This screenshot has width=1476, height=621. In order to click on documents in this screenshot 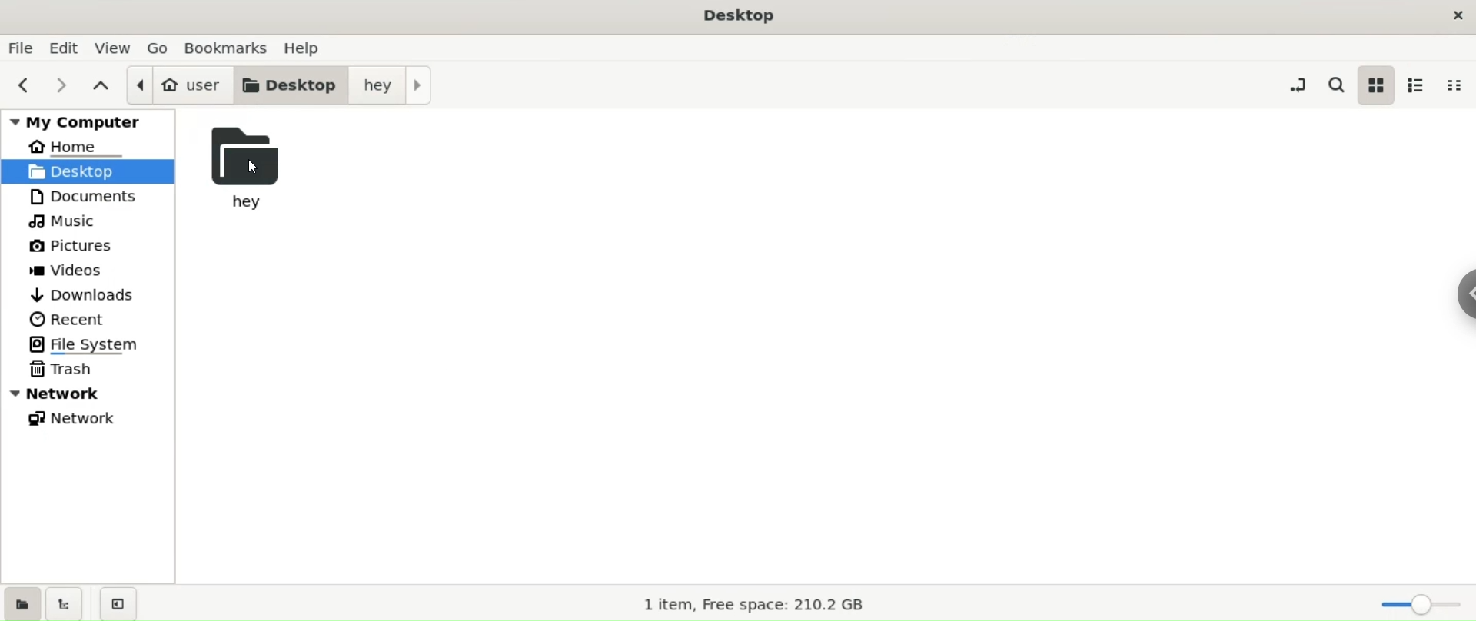, I will do `click(94, 197)`.